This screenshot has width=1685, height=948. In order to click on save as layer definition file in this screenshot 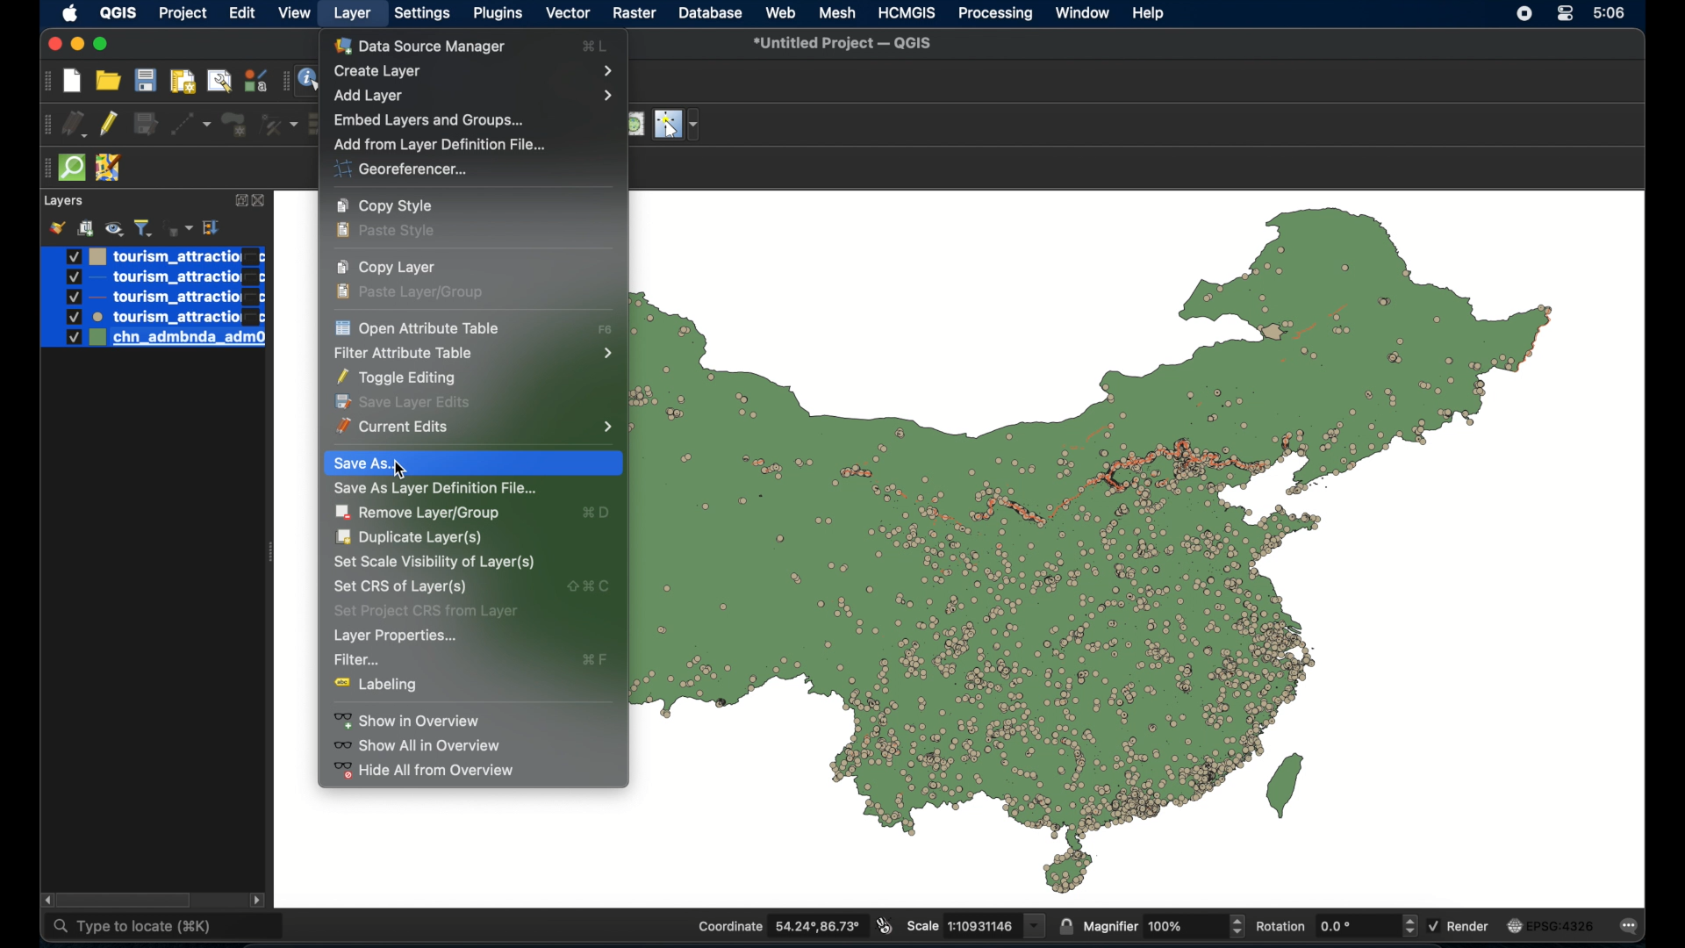, I will do `click(433, 489)`.